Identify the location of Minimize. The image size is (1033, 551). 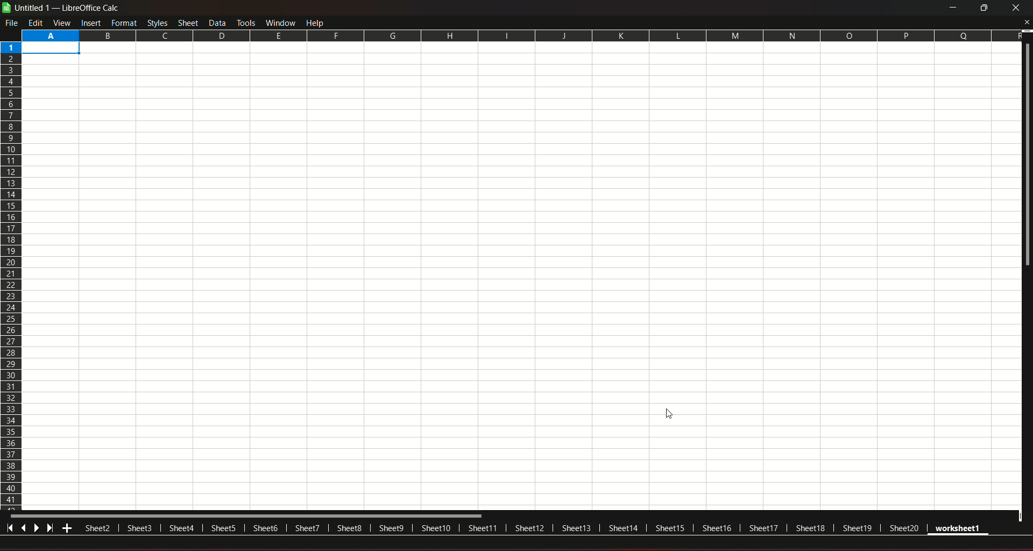
(951, 8).